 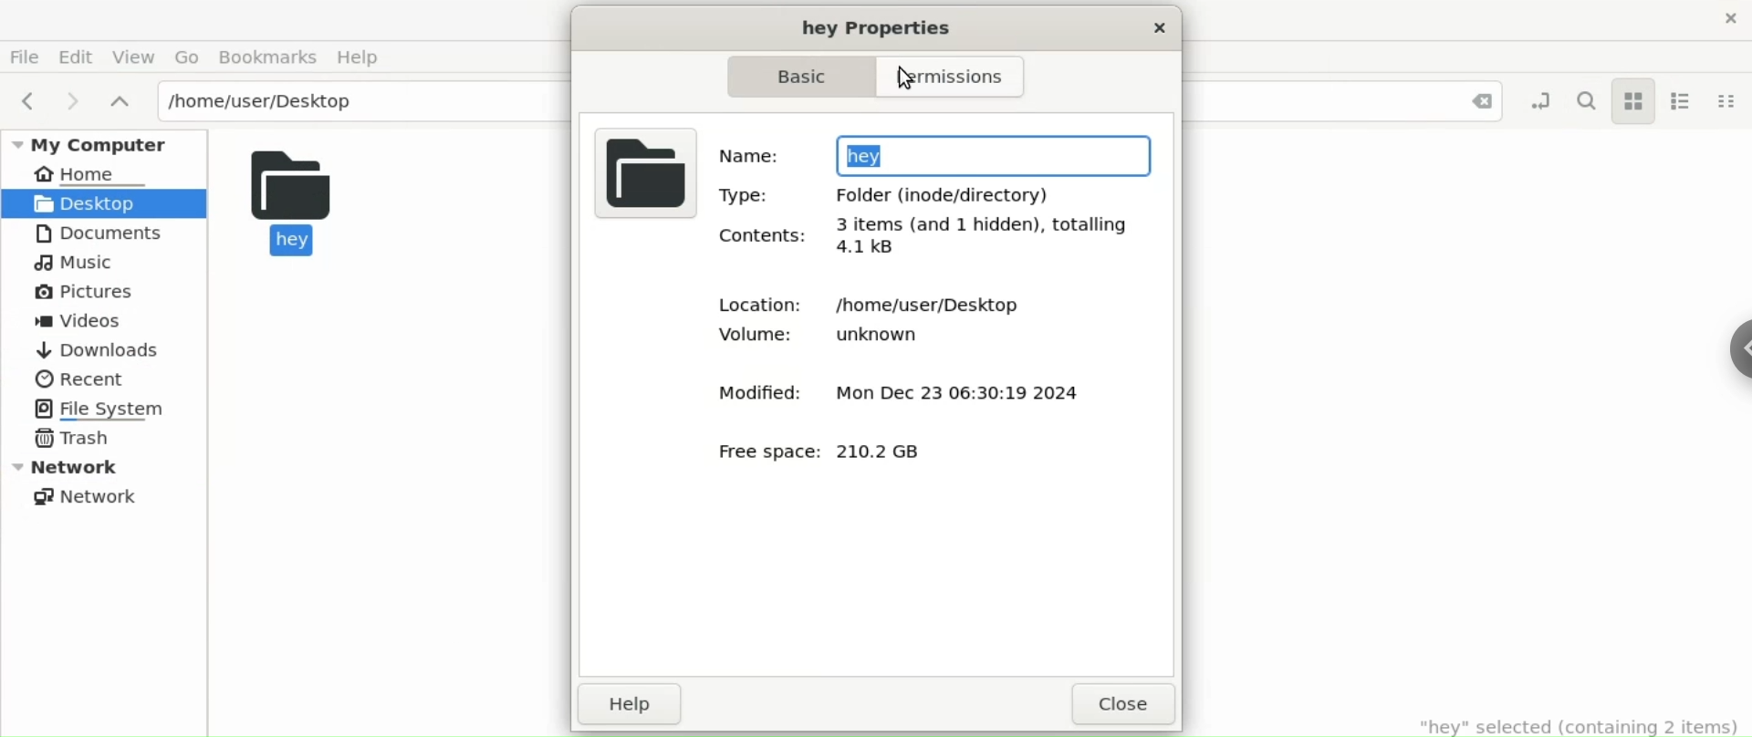 What do you see at coordinates (133, 57) in the screenshot?
I see `View` at bounding box center [133, 57].